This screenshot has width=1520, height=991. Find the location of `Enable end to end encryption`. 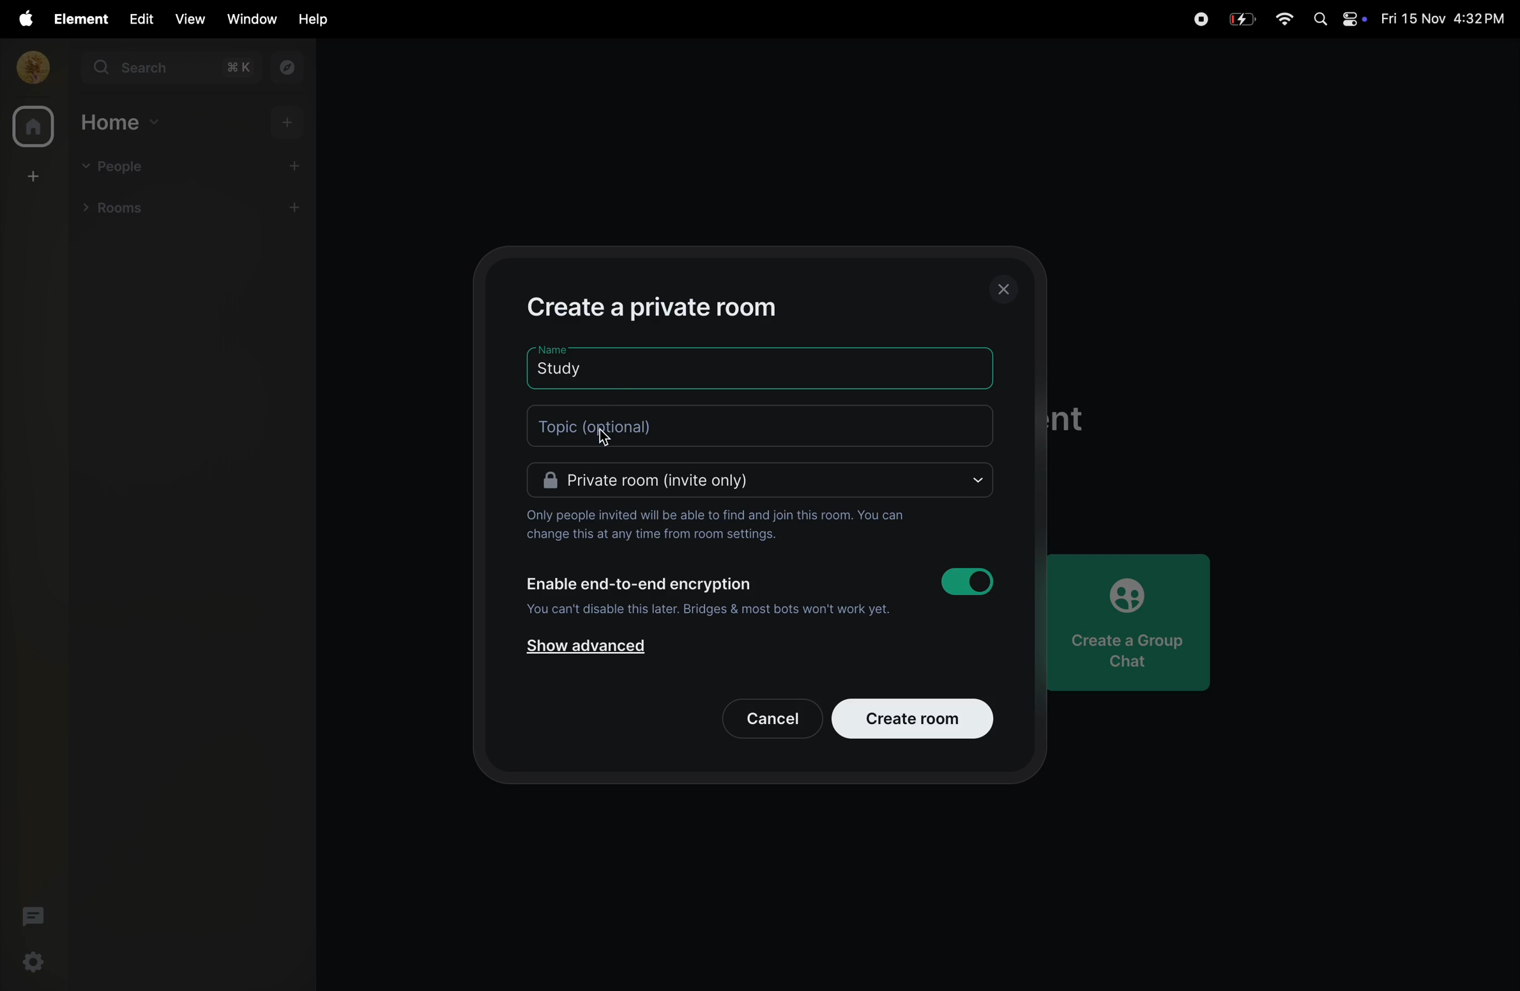

Enable end to end encryption is located at coordinates (640, 583).